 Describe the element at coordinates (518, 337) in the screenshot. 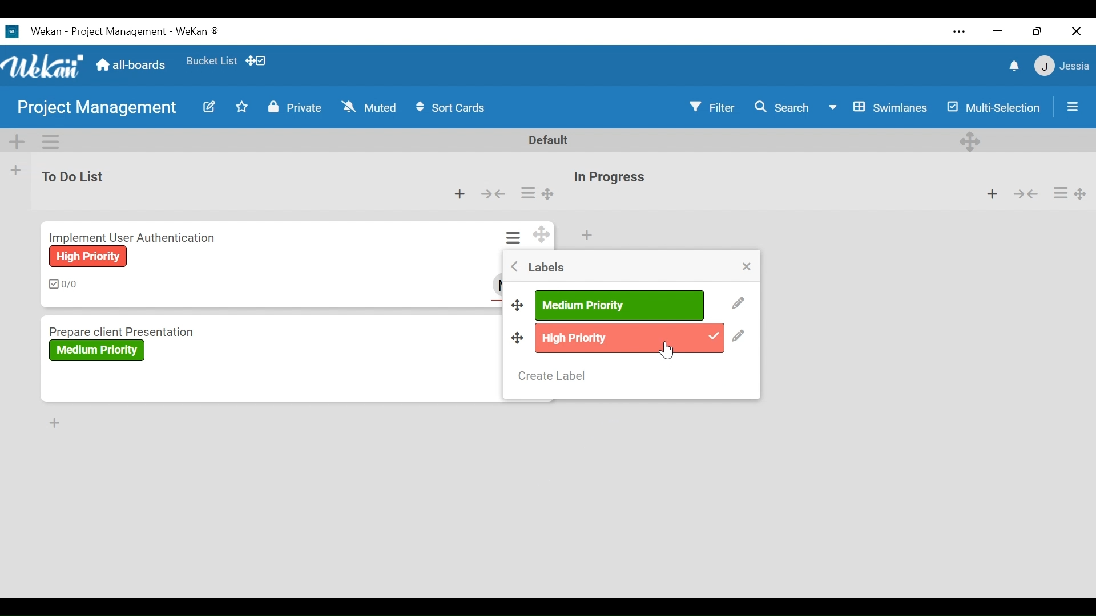

I see `Desktop drag handles` at that location.